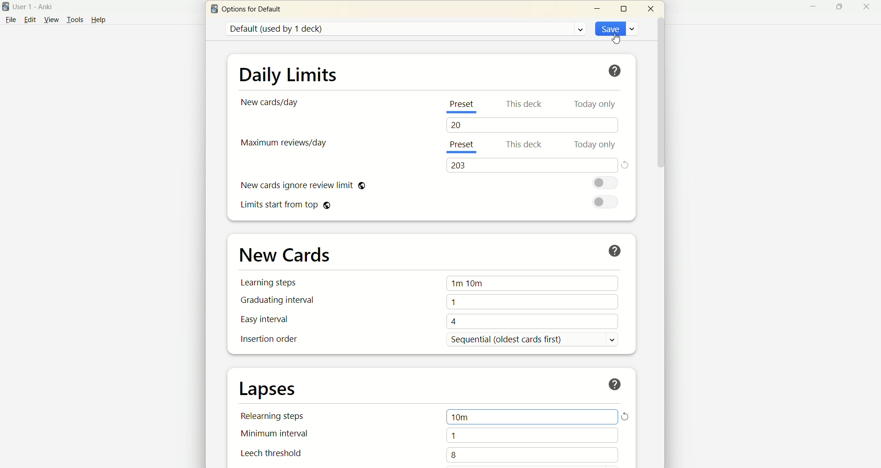 This screenshot has height=468, width=881. I want to click on 1m 10m, so click(533, 284).